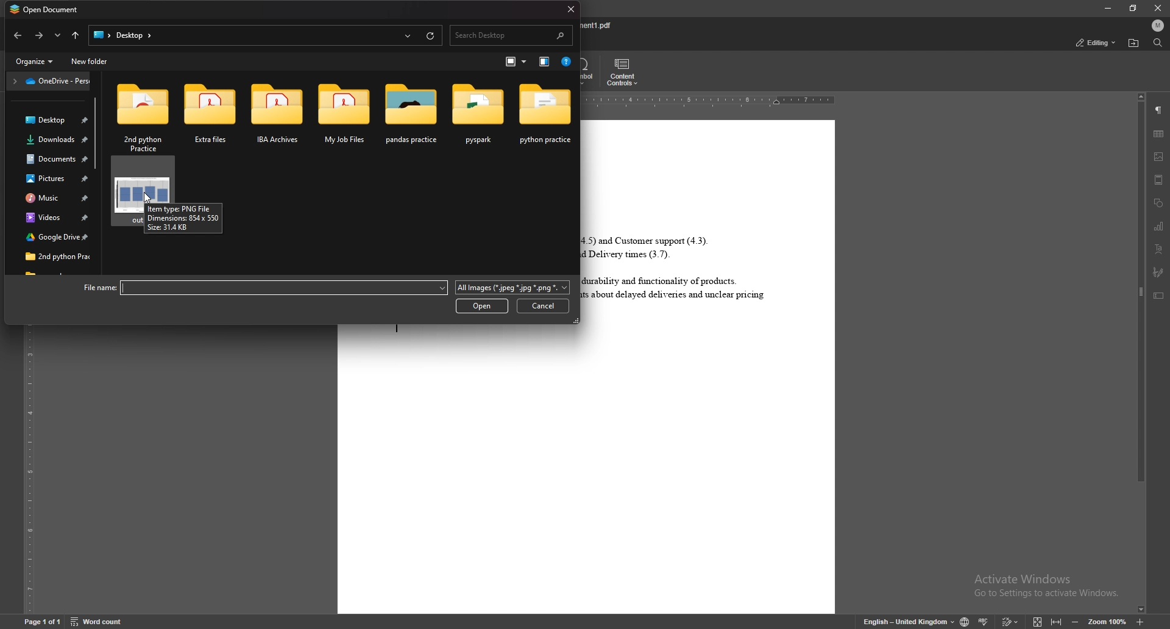  I want to click on new folder, so click(89, 62).